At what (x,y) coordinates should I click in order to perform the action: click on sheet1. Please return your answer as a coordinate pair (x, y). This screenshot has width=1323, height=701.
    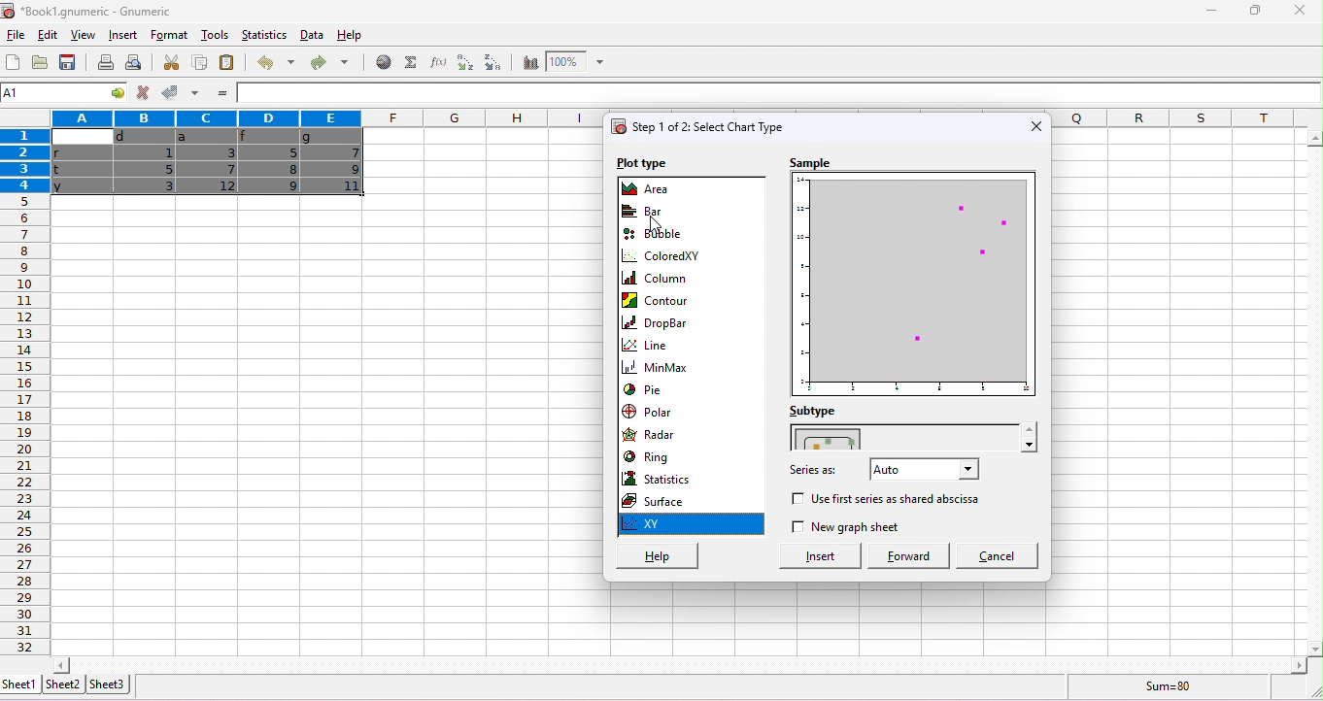
    Looking at the image, I should click on (19, 684).